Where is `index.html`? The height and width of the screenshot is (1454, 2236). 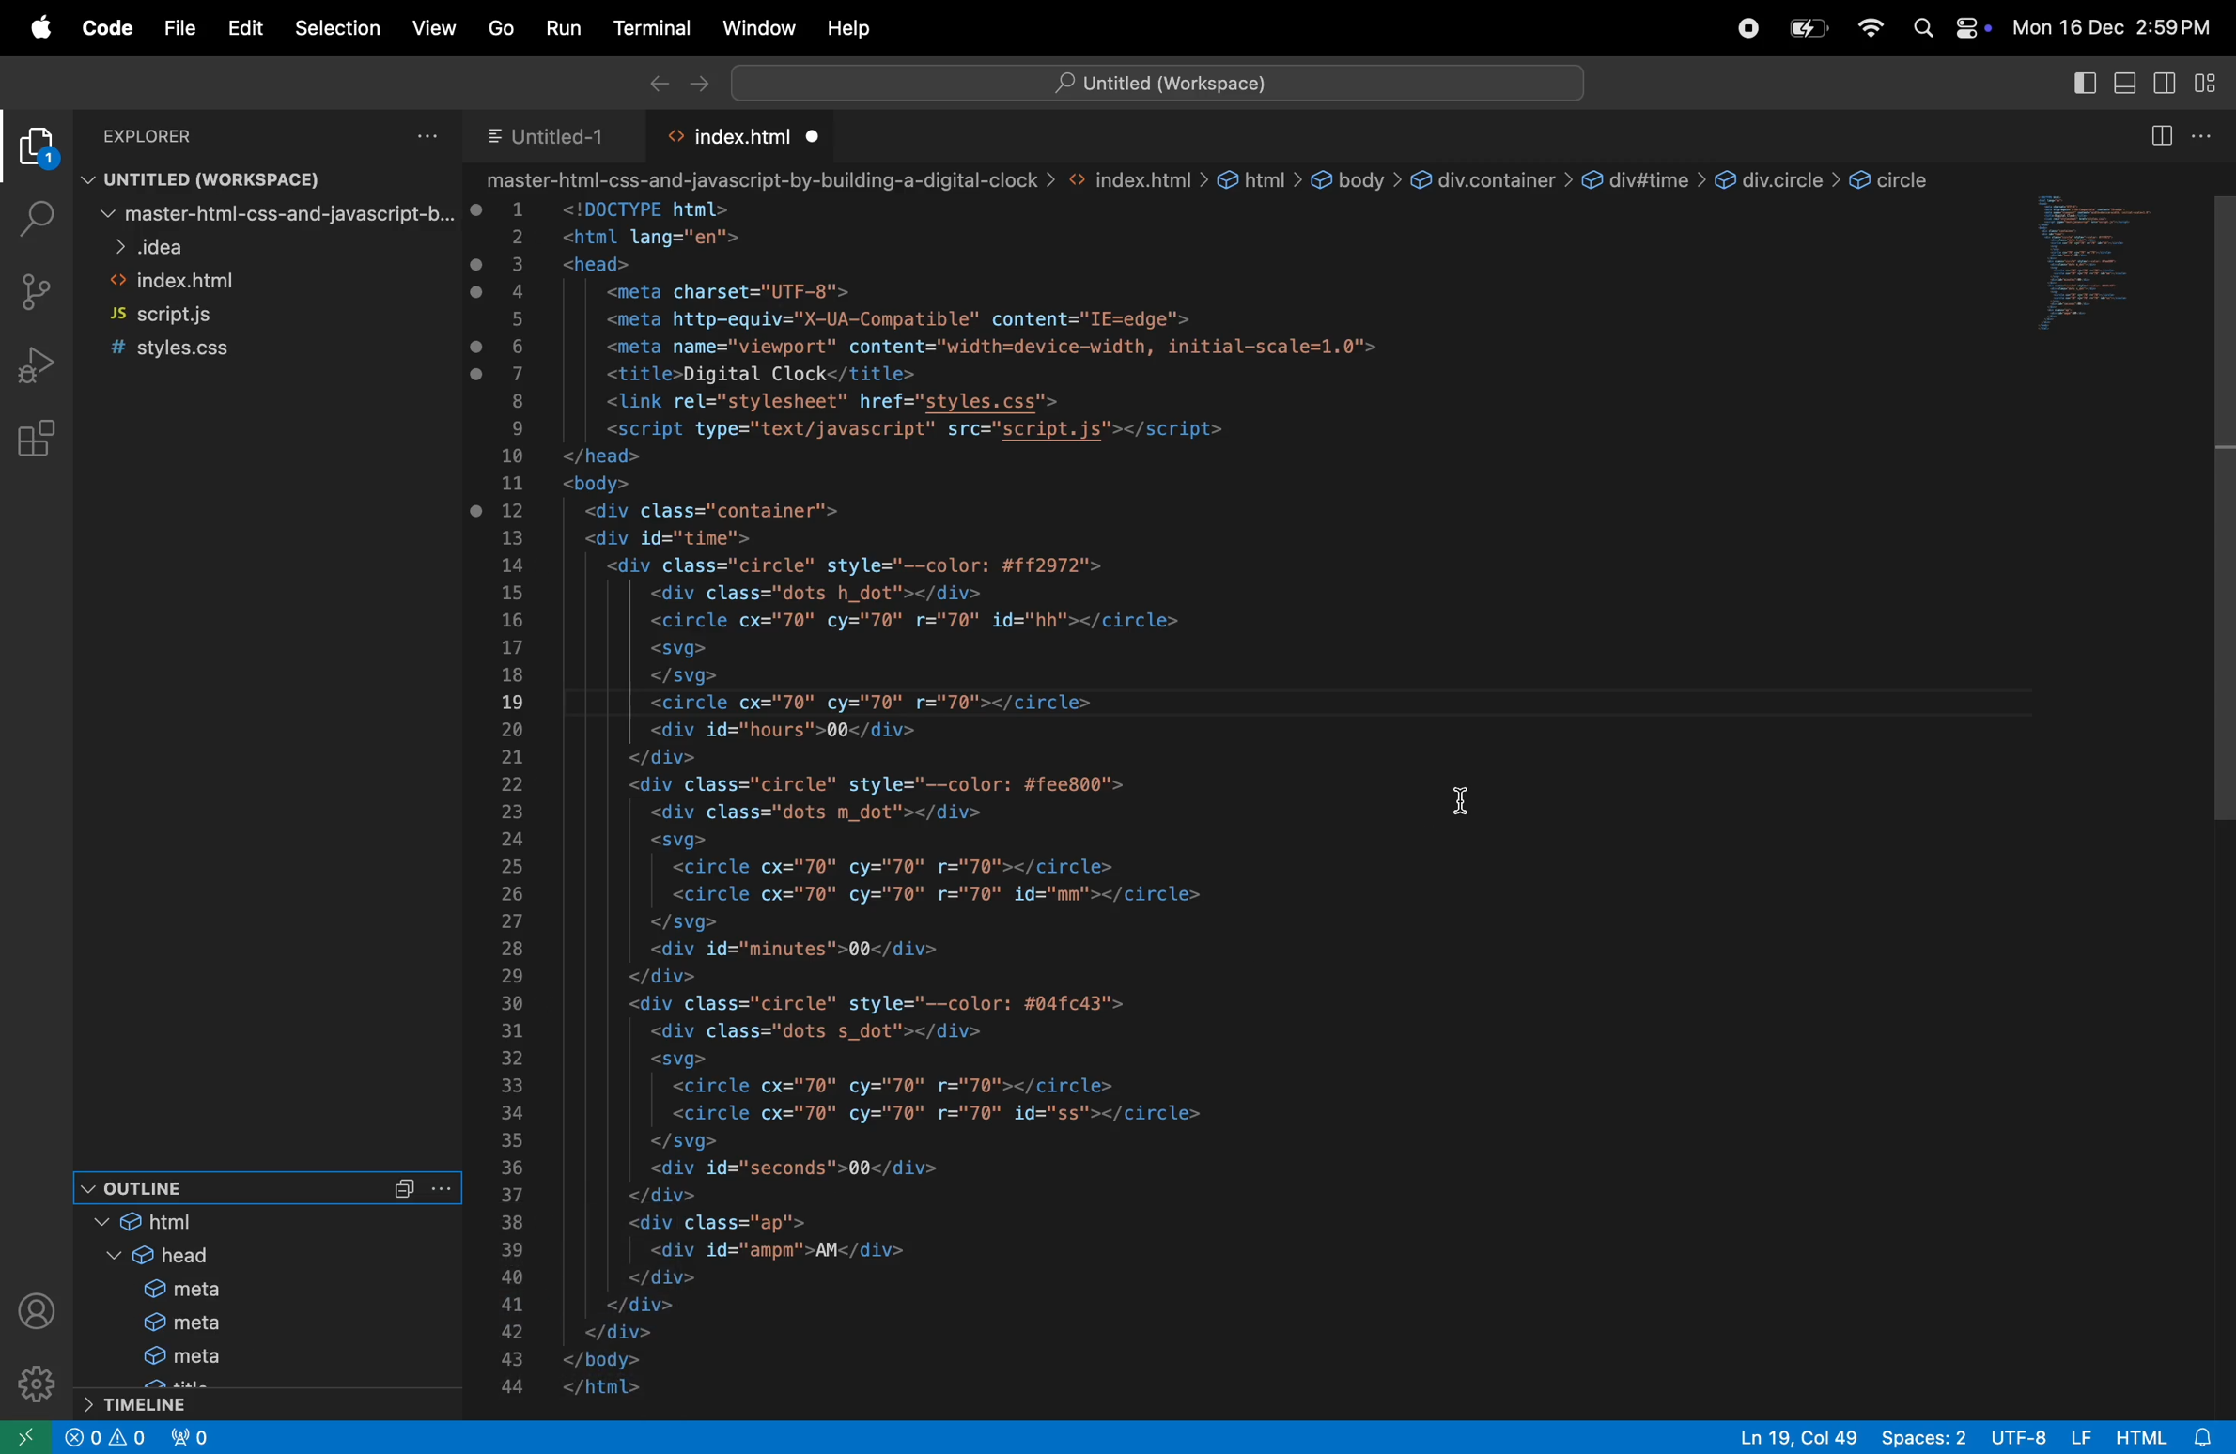
index.html is located at coordinates (241, 279).